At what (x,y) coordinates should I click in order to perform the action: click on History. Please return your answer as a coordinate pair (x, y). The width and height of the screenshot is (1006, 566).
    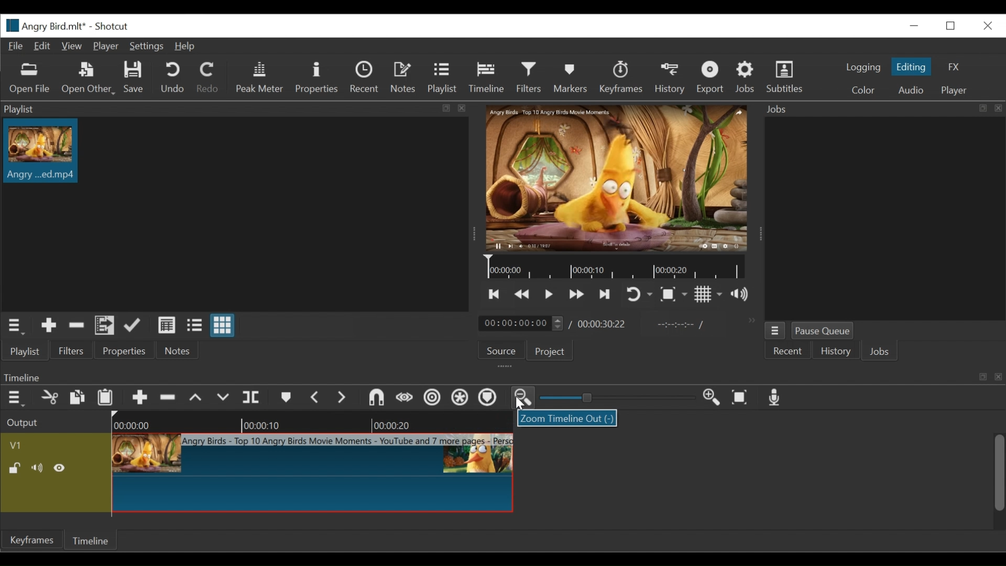
    Looking at the image, I should click on (671, 79).